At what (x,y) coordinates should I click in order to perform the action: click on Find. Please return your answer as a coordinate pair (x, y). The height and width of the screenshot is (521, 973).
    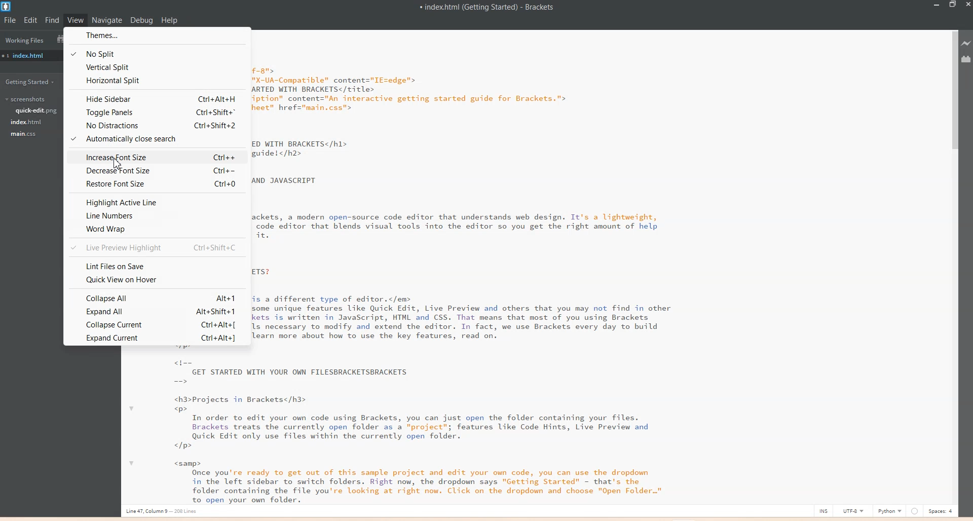
    Looking at the image, I should click on (52, 20).